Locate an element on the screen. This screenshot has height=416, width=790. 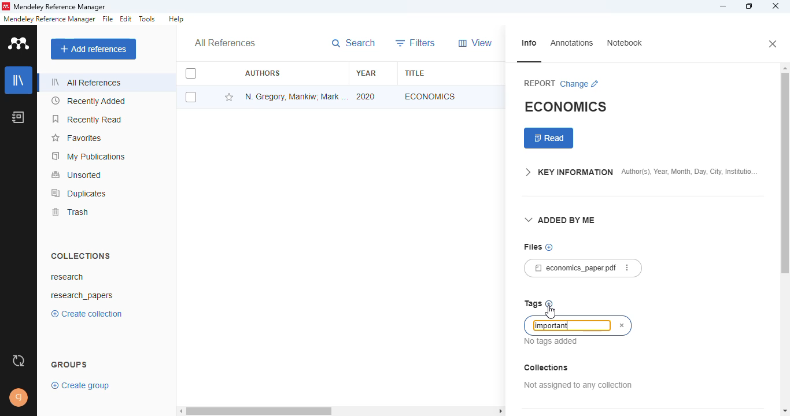
unsorted is located at coordinates (77, 174).